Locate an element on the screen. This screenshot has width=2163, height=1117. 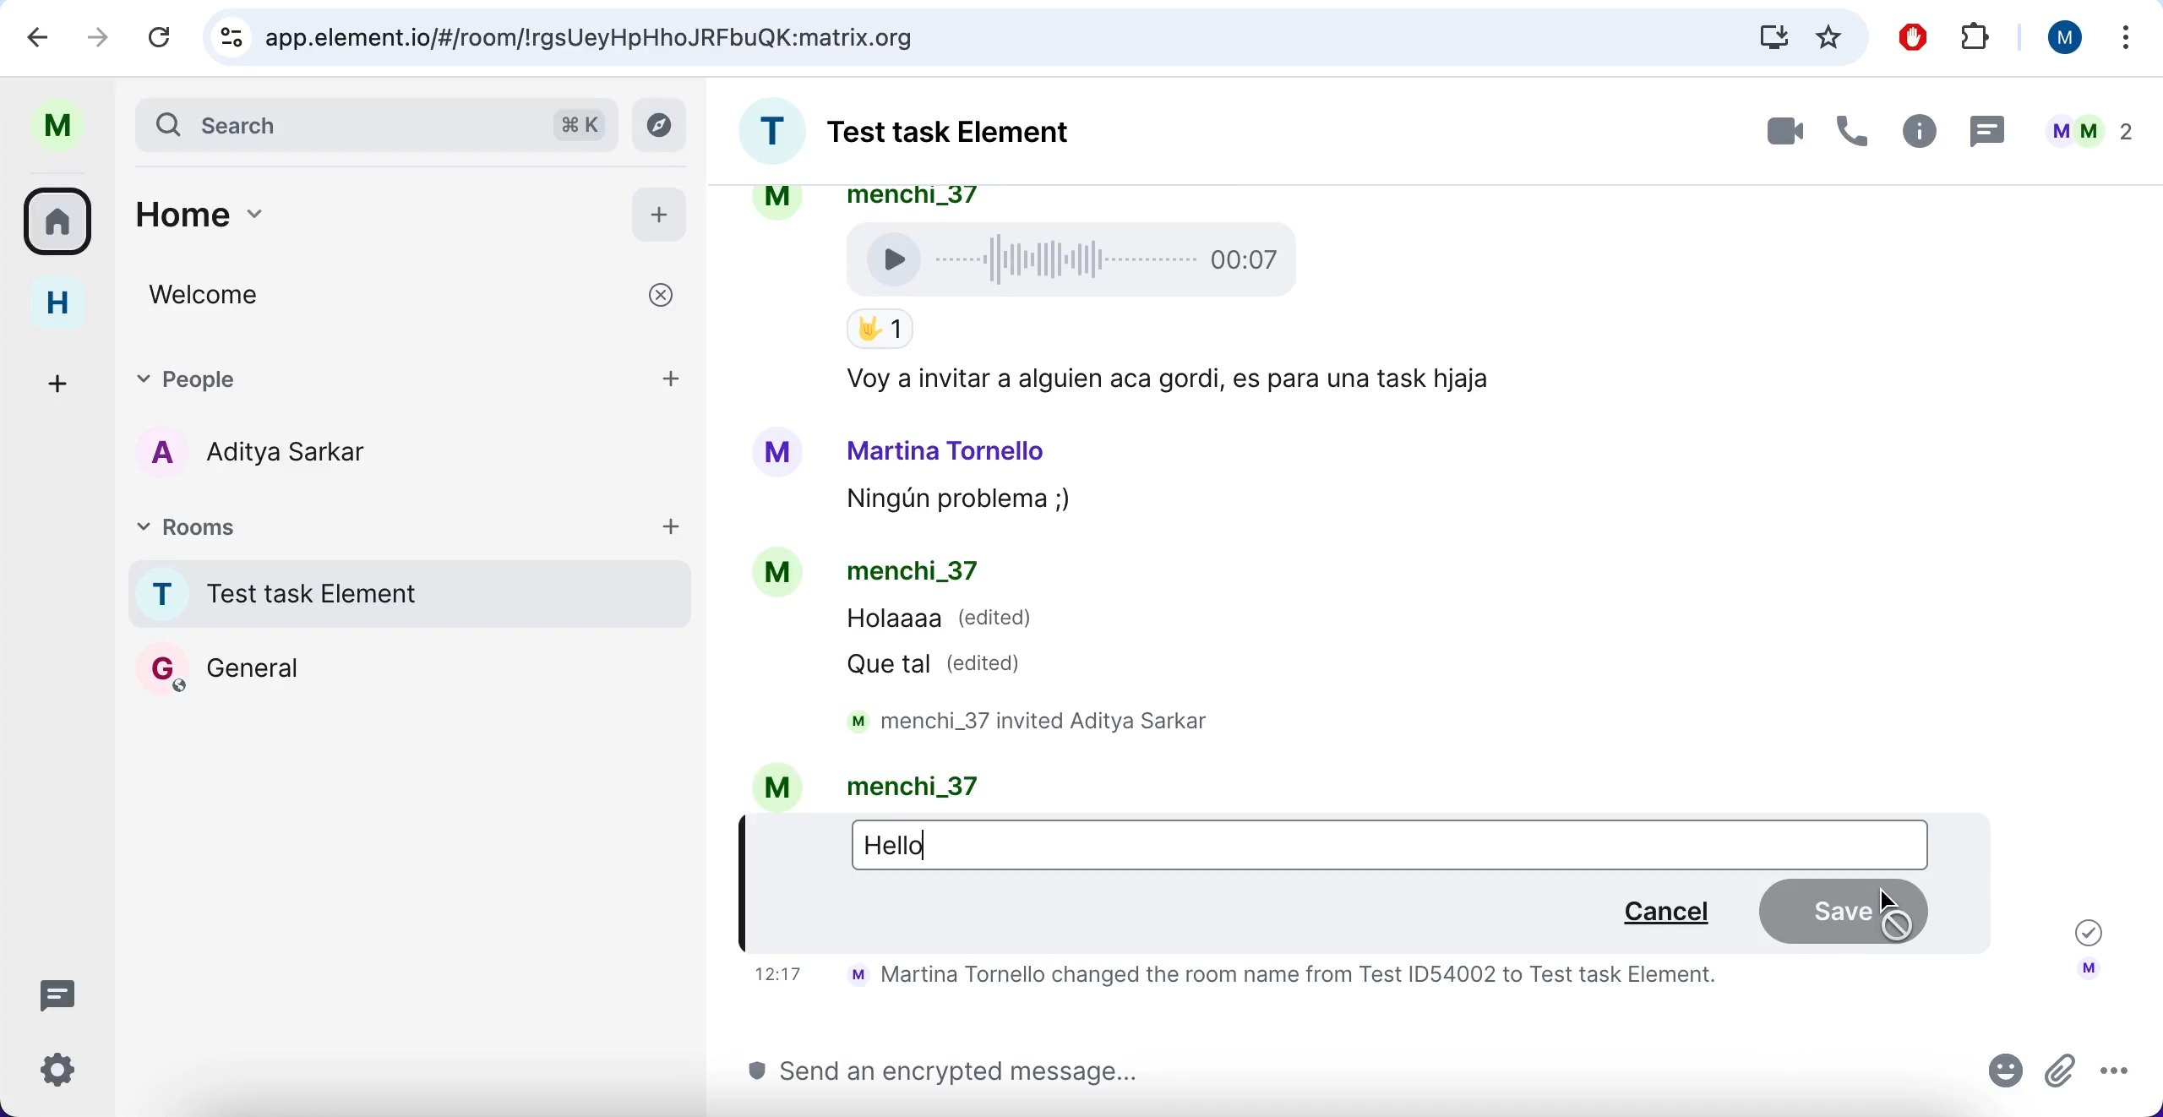
send message is located at coordinates (1348, 1079).